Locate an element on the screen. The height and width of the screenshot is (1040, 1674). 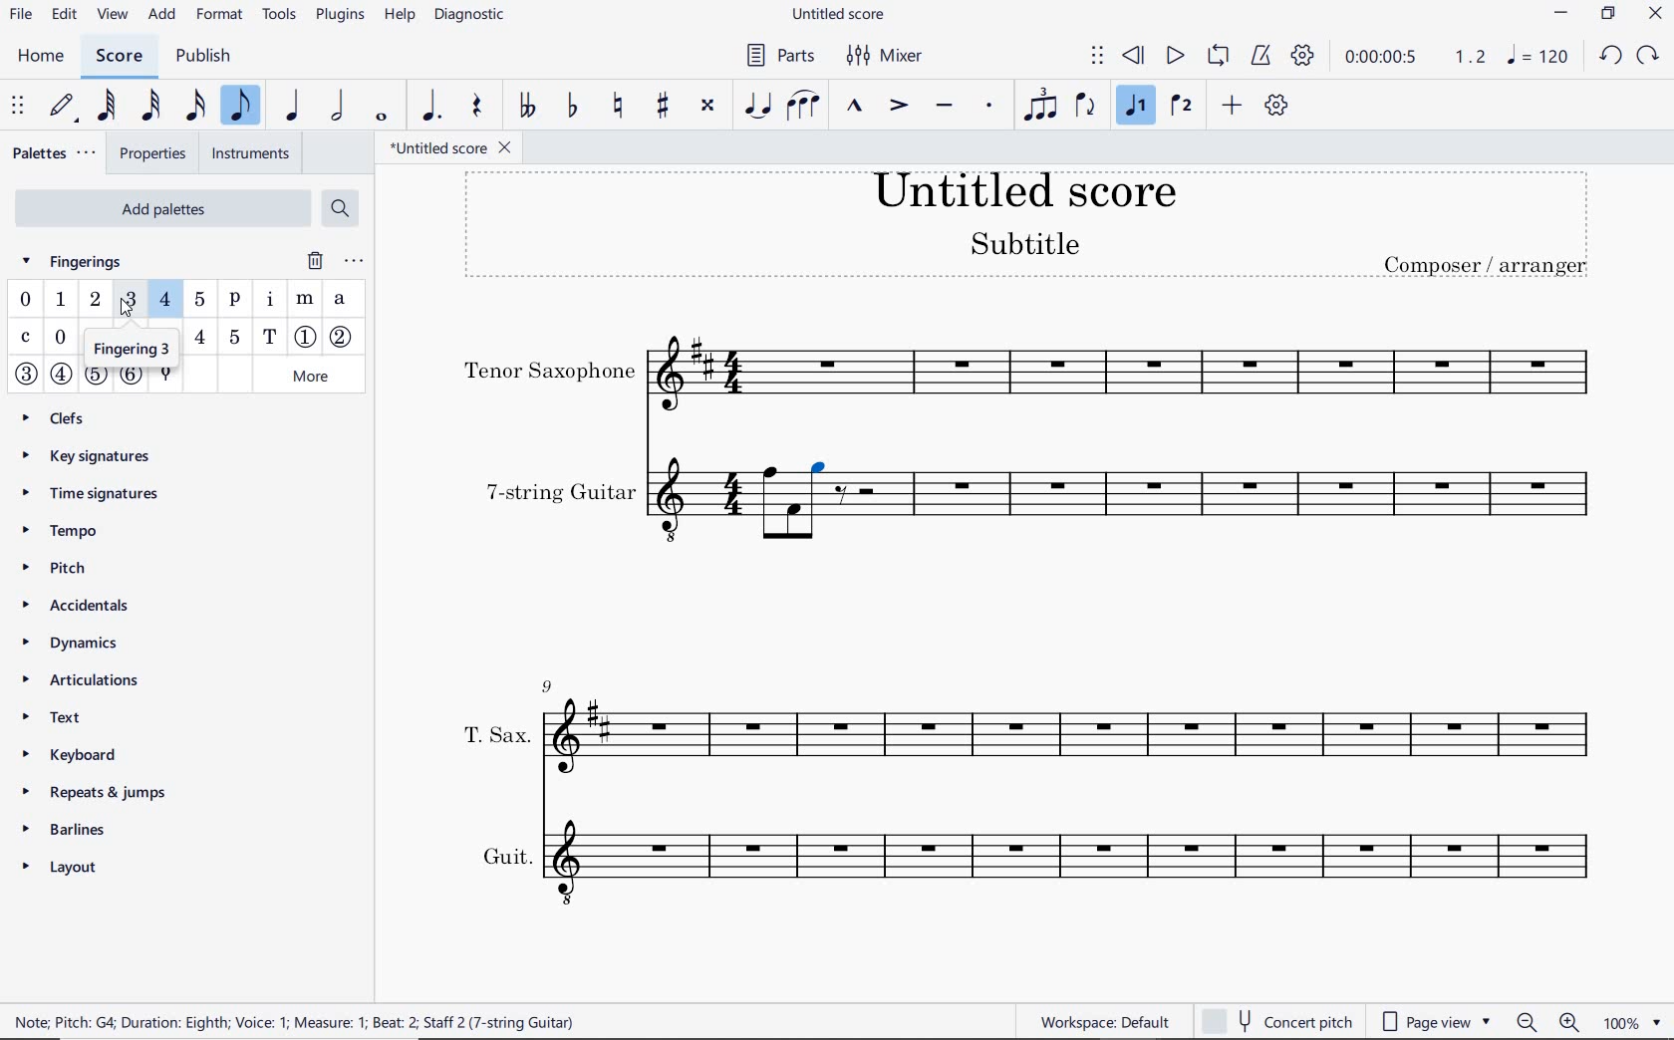
REST is located at coordinates (478, 107).